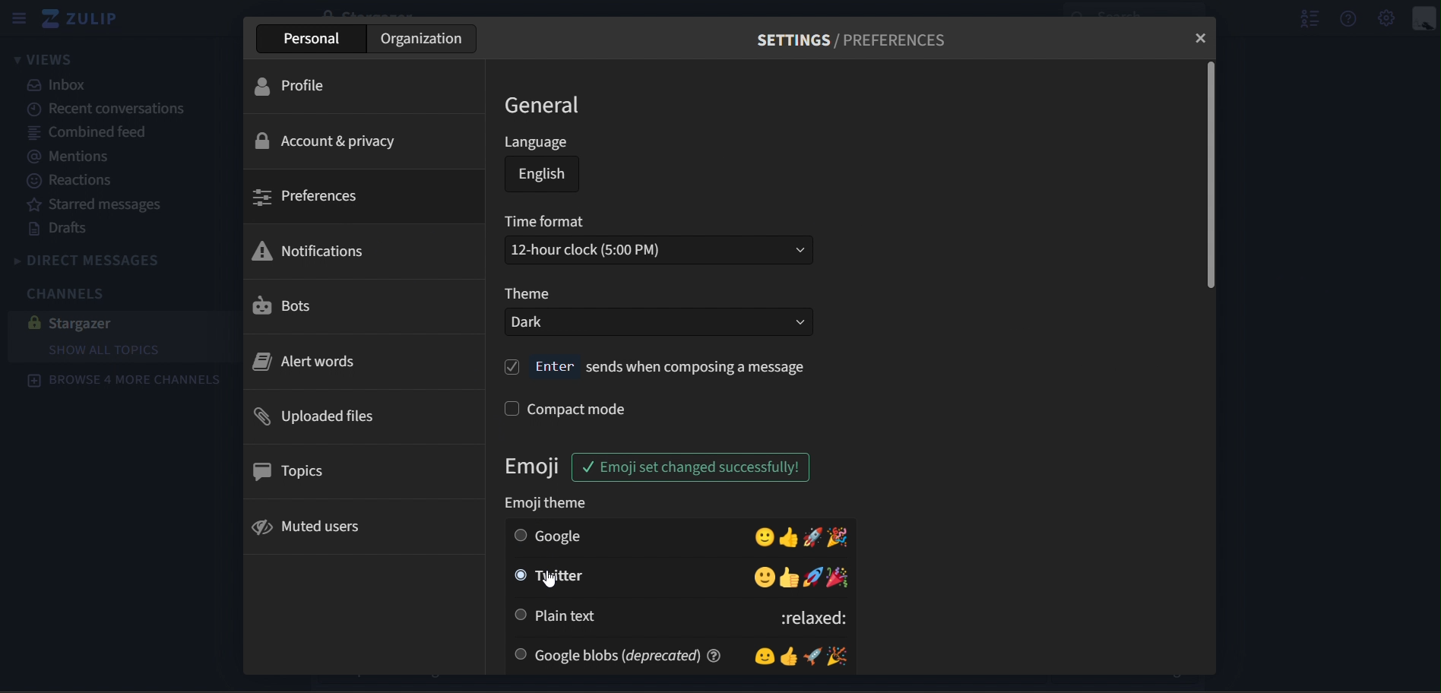  Describe the element at coordinates (682, 577) in the screenshot. I see `twitter` at that location.